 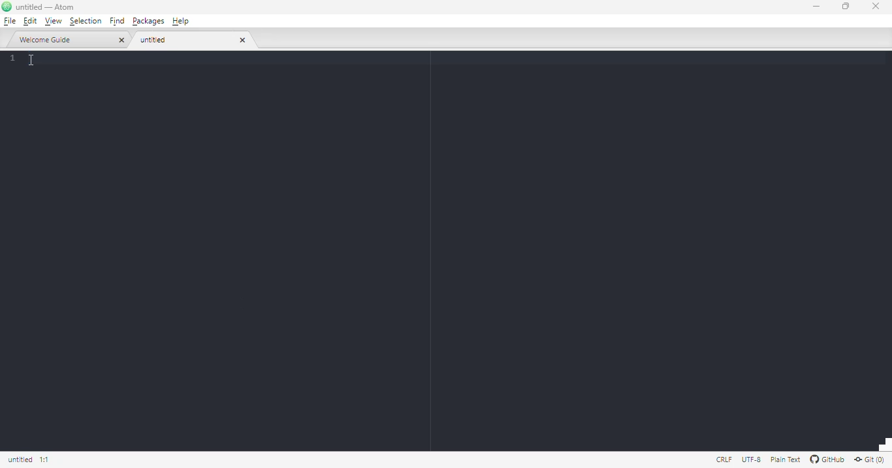 What do you see at coordinates (30, 21) in the screenshot?
I see `edit` at bounding box center [30, 21].